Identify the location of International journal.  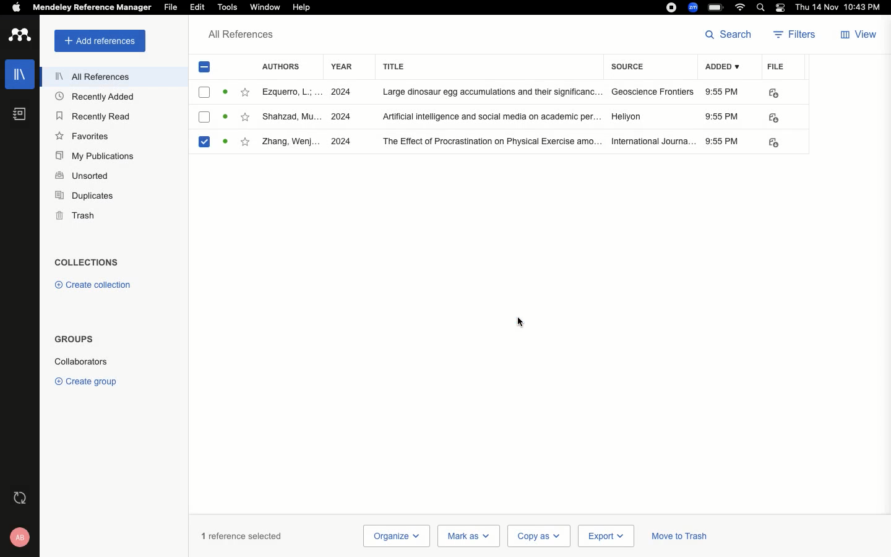
(653, 141).